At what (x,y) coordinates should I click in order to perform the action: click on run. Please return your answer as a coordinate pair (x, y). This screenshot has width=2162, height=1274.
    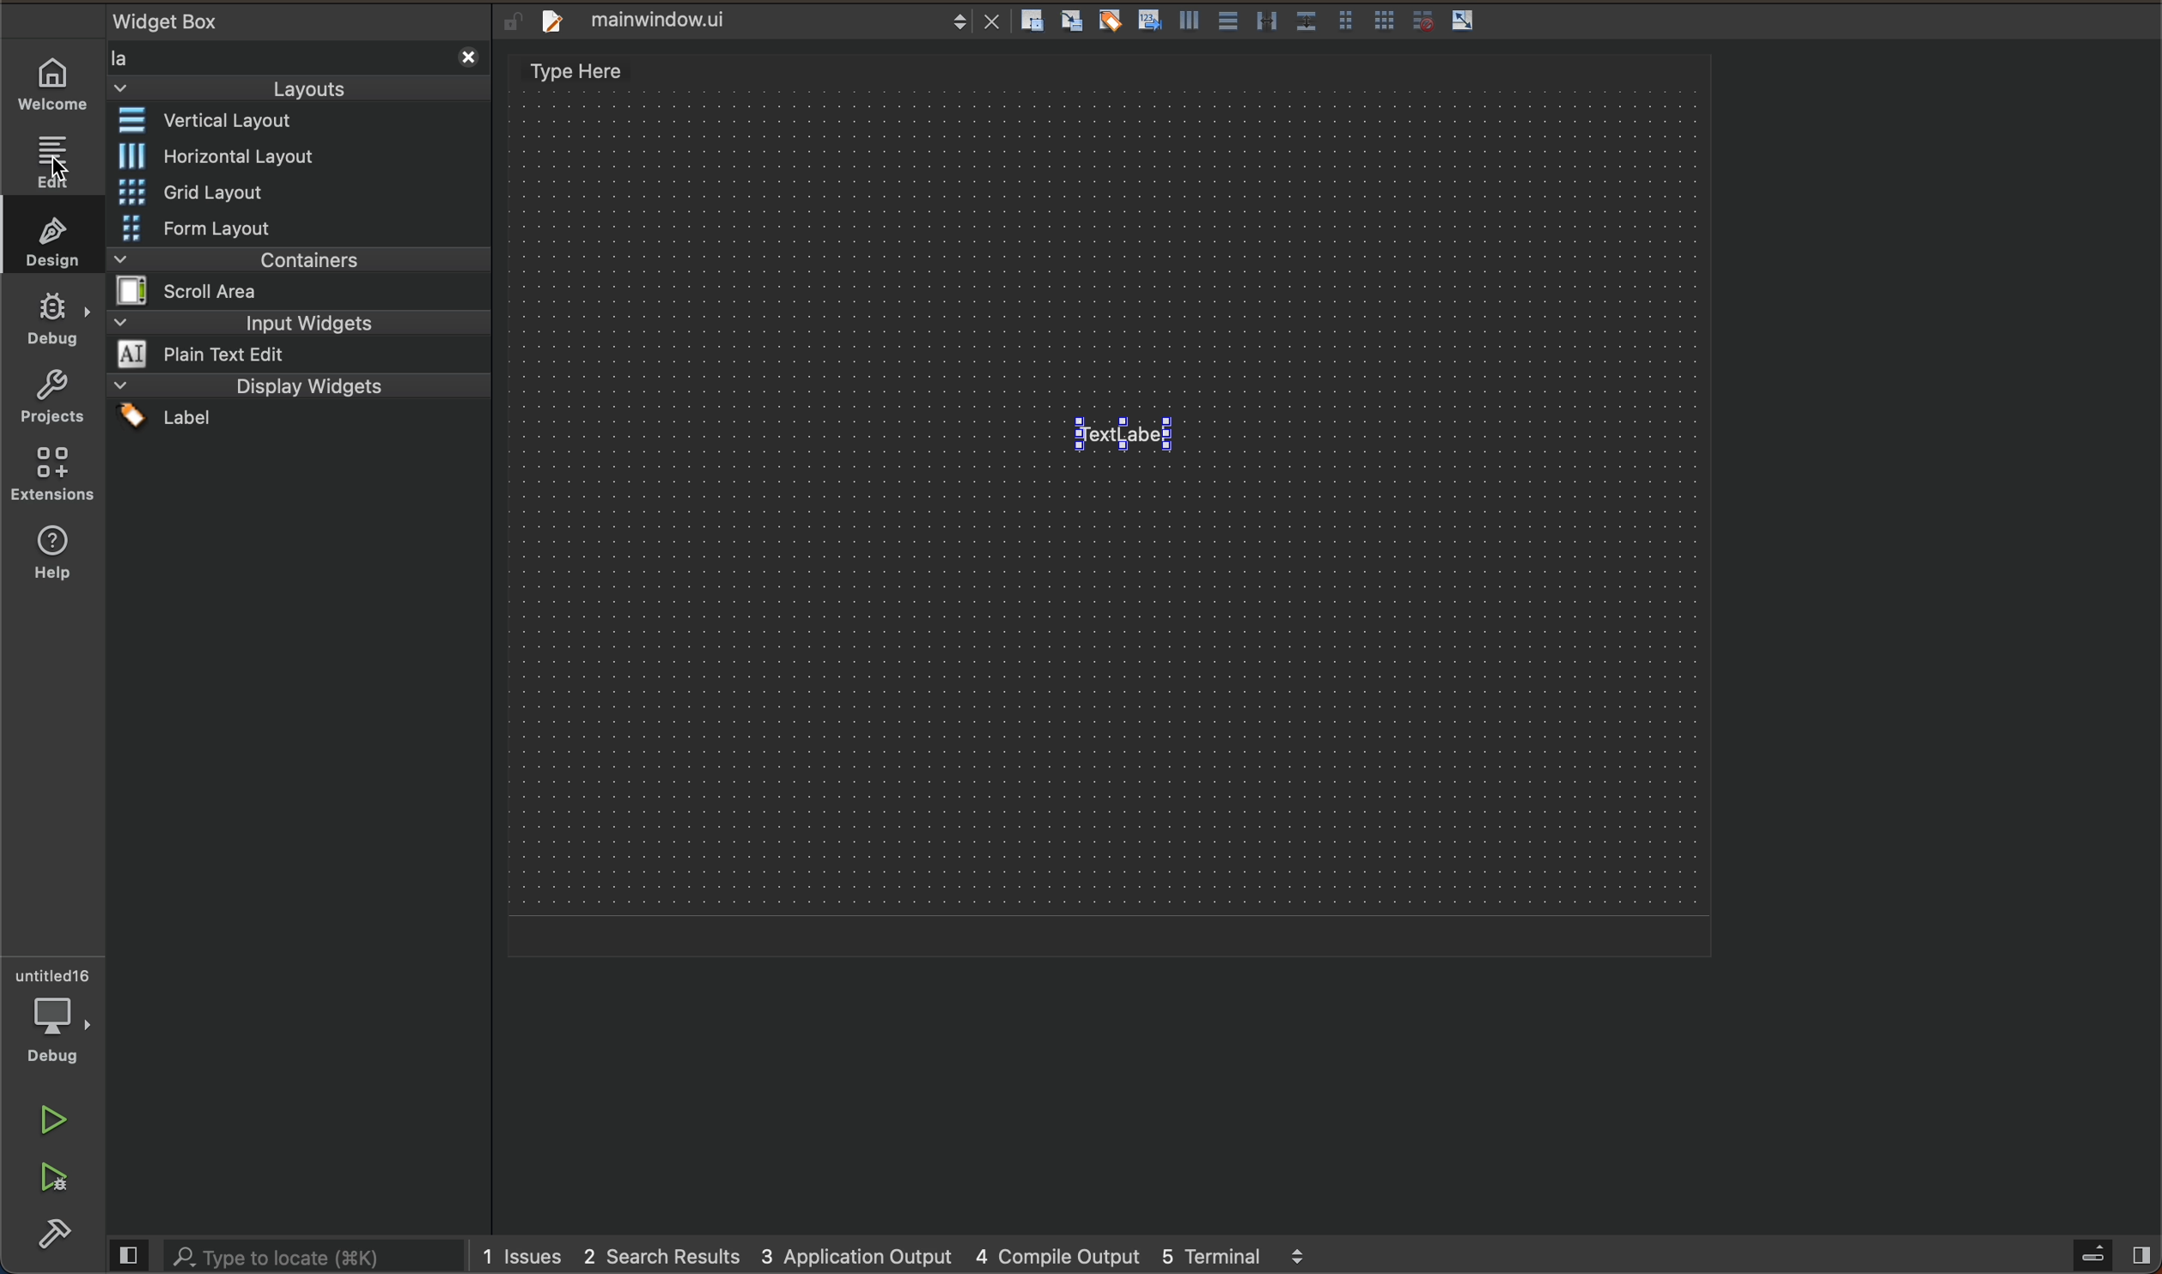
    Looking at the image, I should click on (58, 1119).